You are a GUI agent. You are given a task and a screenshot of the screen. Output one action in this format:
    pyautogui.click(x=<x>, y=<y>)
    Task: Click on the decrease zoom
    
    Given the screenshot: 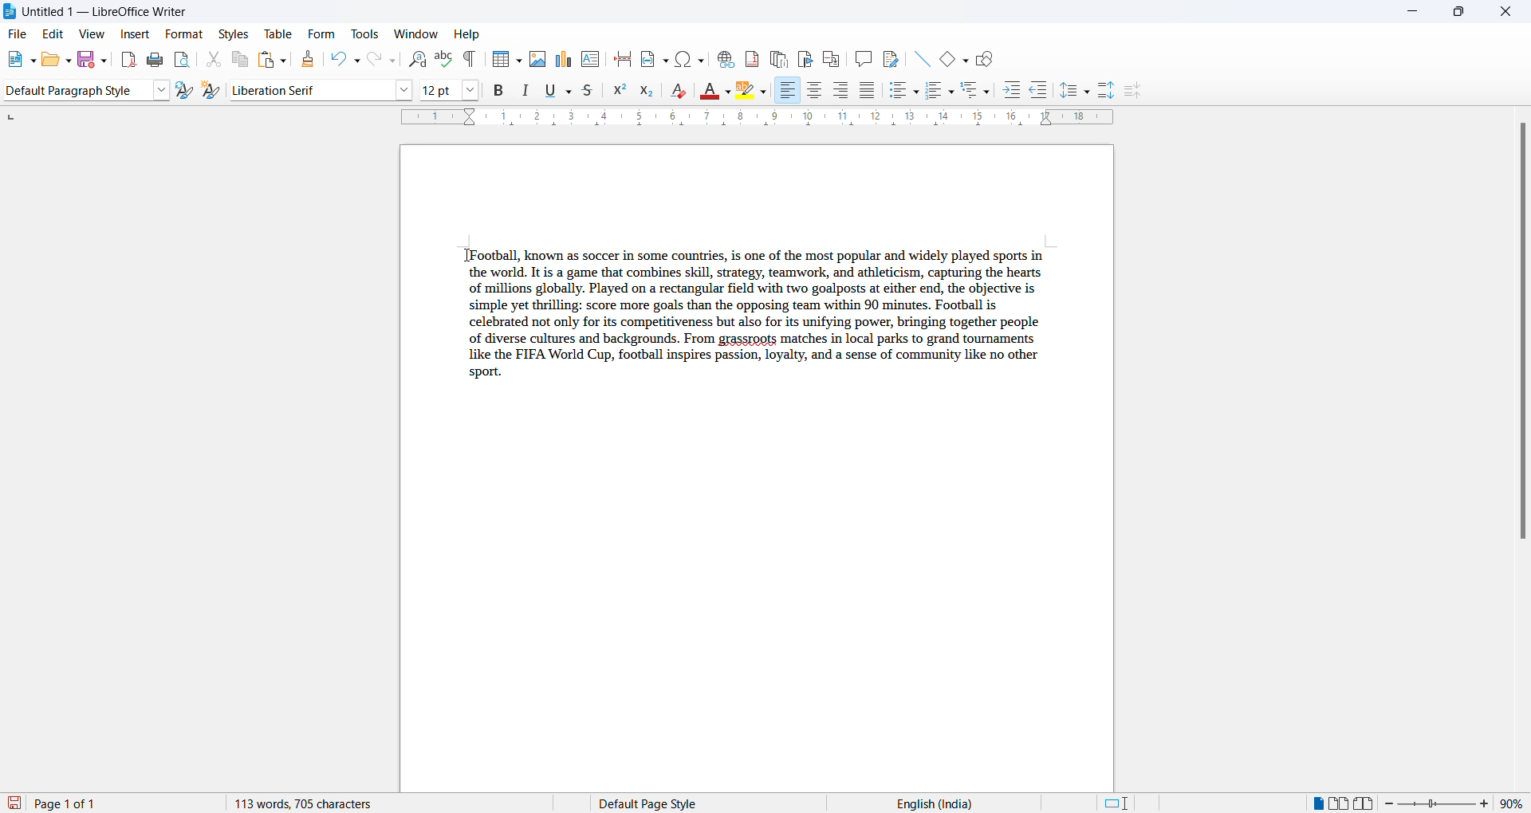 What is the action you would take?
    pyautogui.click(x=1390, y=803)
    